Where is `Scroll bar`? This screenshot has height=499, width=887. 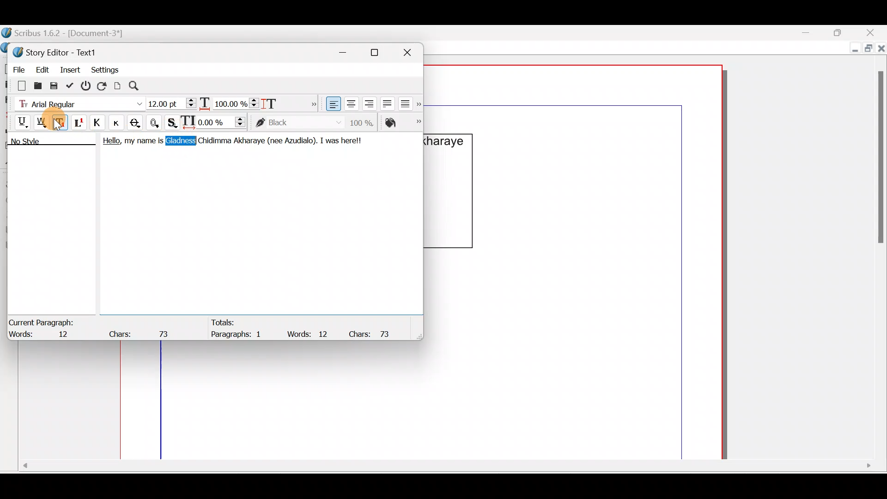 Scroll bar is located at coordinates (877, 252).